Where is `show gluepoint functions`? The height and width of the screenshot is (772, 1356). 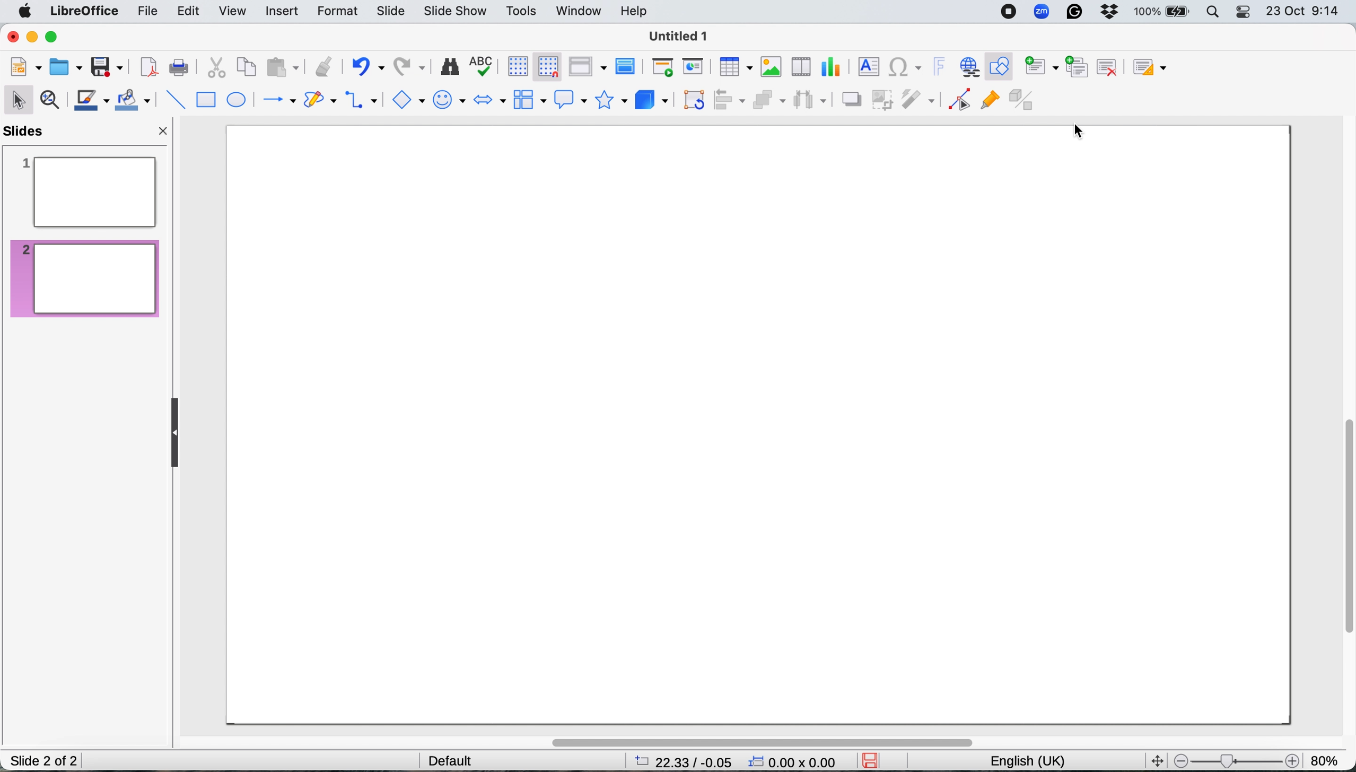 show gluepoint functions is located at coordinates (991, 104).